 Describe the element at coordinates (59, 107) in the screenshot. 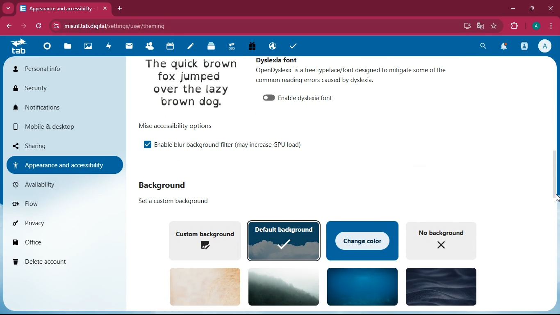

I see `notifications` at that location.